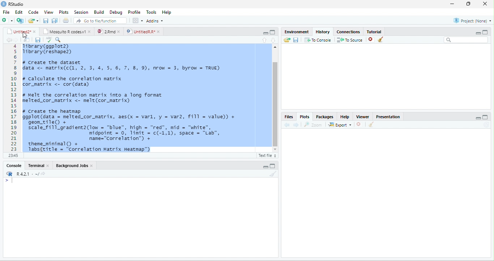 Image resolution: width=494 pixels, height=261 pixels. What do you see at coordinates (288, 125) in the screenshot?
I see `previous` at bounding box center [288, 125].